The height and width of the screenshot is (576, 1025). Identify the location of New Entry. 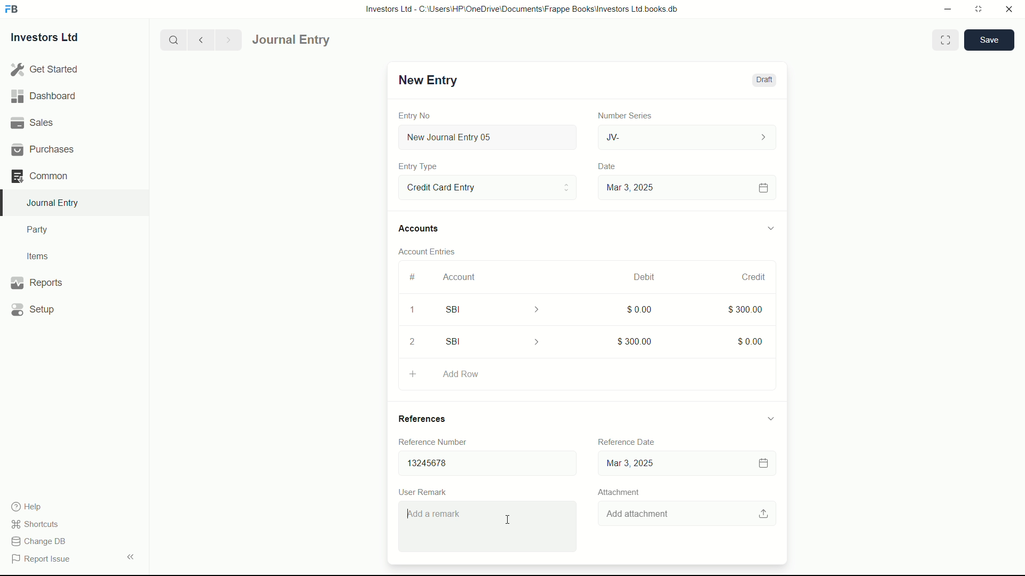
(426, 80).